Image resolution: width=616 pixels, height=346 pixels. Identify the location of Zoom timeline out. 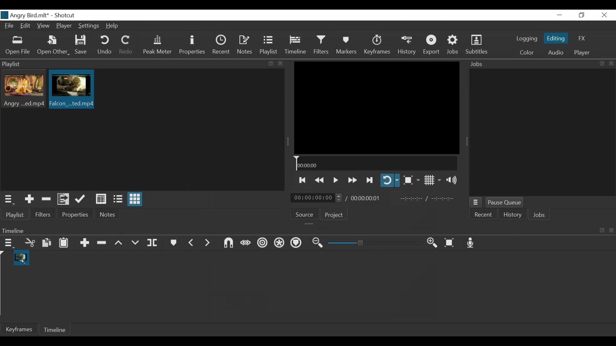
(319, 243).